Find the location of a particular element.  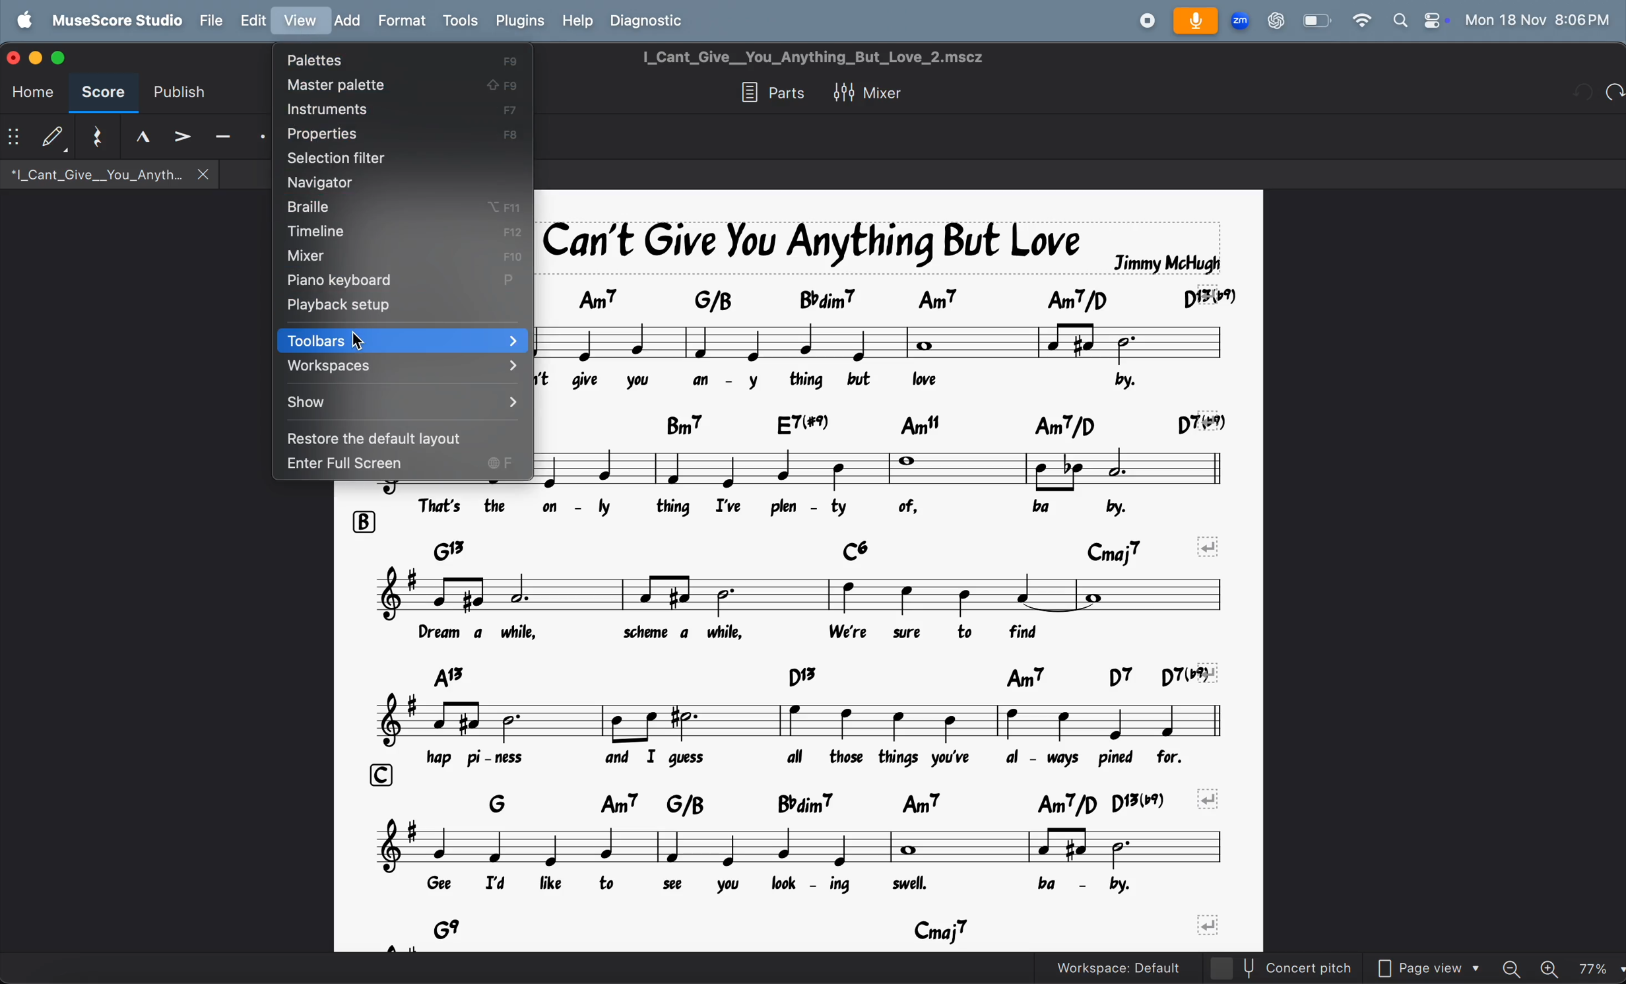

zoom out is located at coordinates (1512, 969).